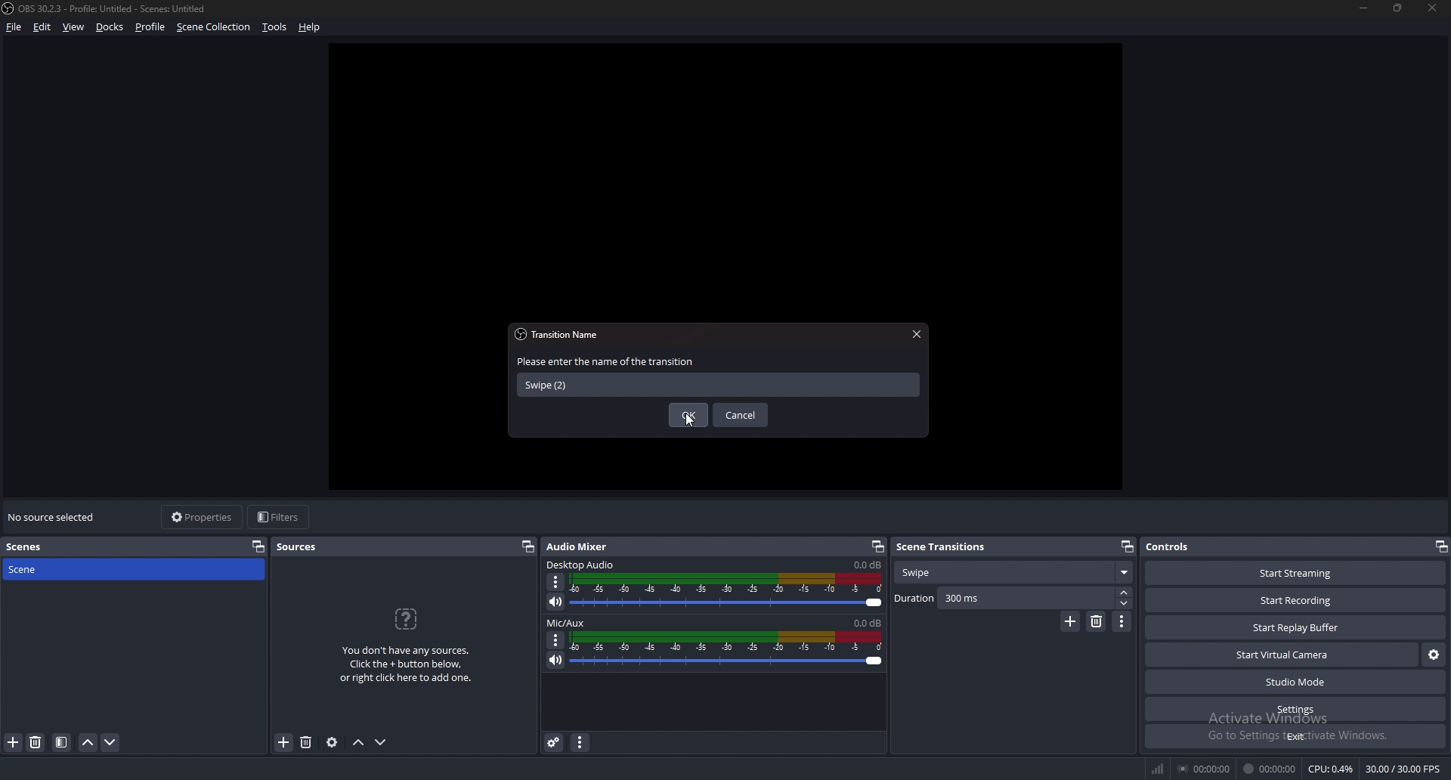 The image size is (1451, 780). Describe the element at coordinates (729, 650) in the screenshot. I see `volume adjust` at that location.